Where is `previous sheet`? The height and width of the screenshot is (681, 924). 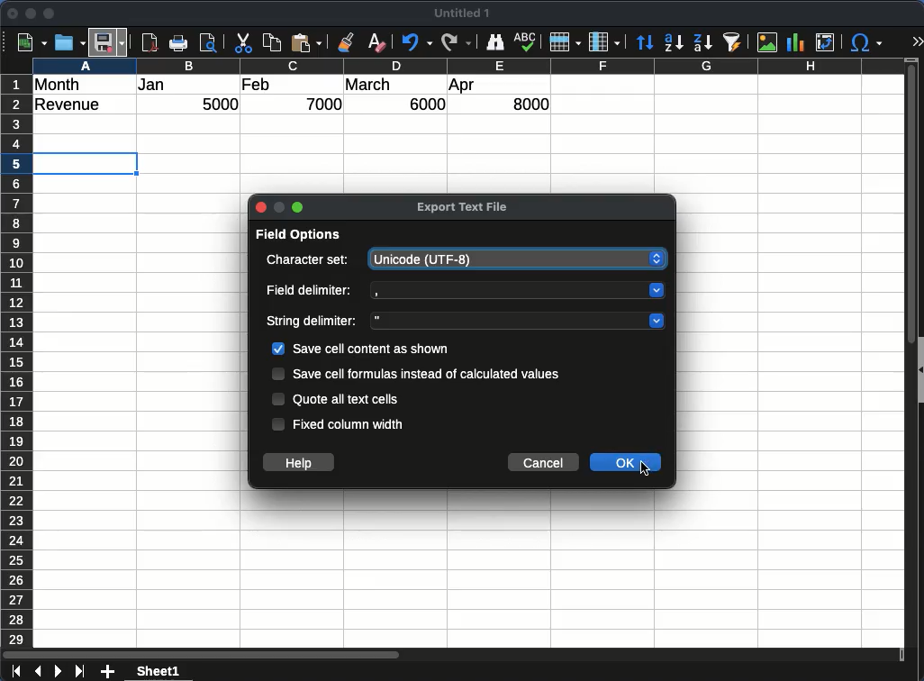
previous sheet is located at coordinates (36, 672).